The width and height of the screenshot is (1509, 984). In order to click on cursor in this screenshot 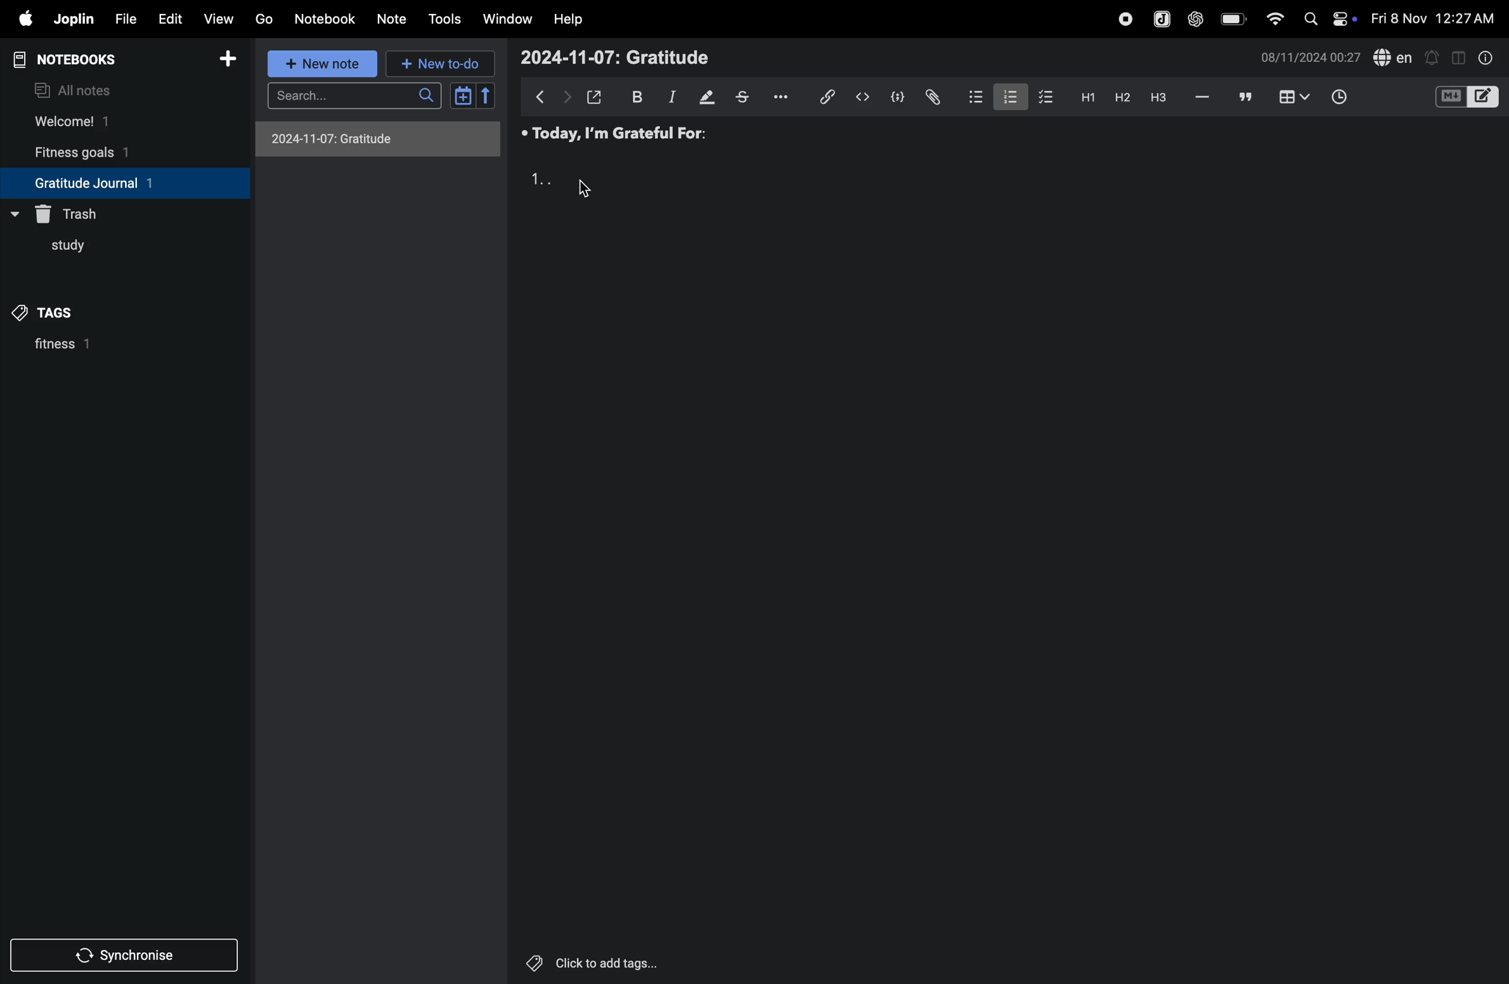, I will do `click(584, 190)`.